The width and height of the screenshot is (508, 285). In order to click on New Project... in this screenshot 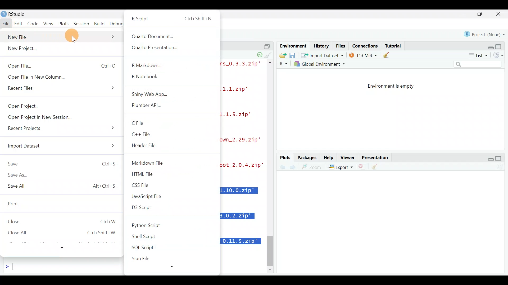, I will do `click(32, 50)`.